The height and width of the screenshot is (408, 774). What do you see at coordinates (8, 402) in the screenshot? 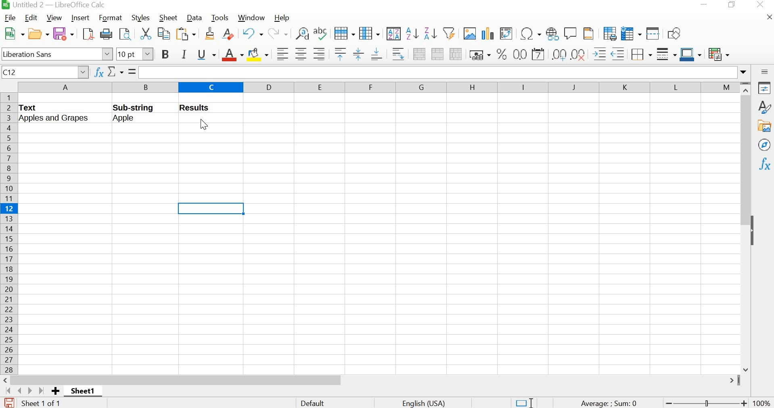
I see `save` at bounding box center [8, 402].